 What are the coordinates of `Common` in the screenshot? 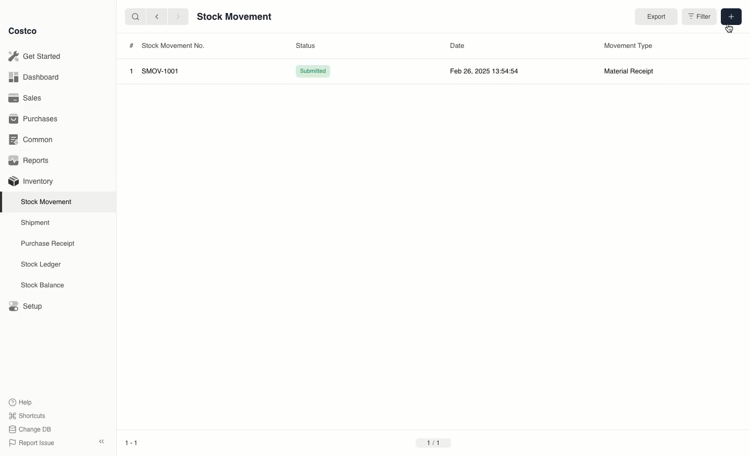 It's located at (34, 141).